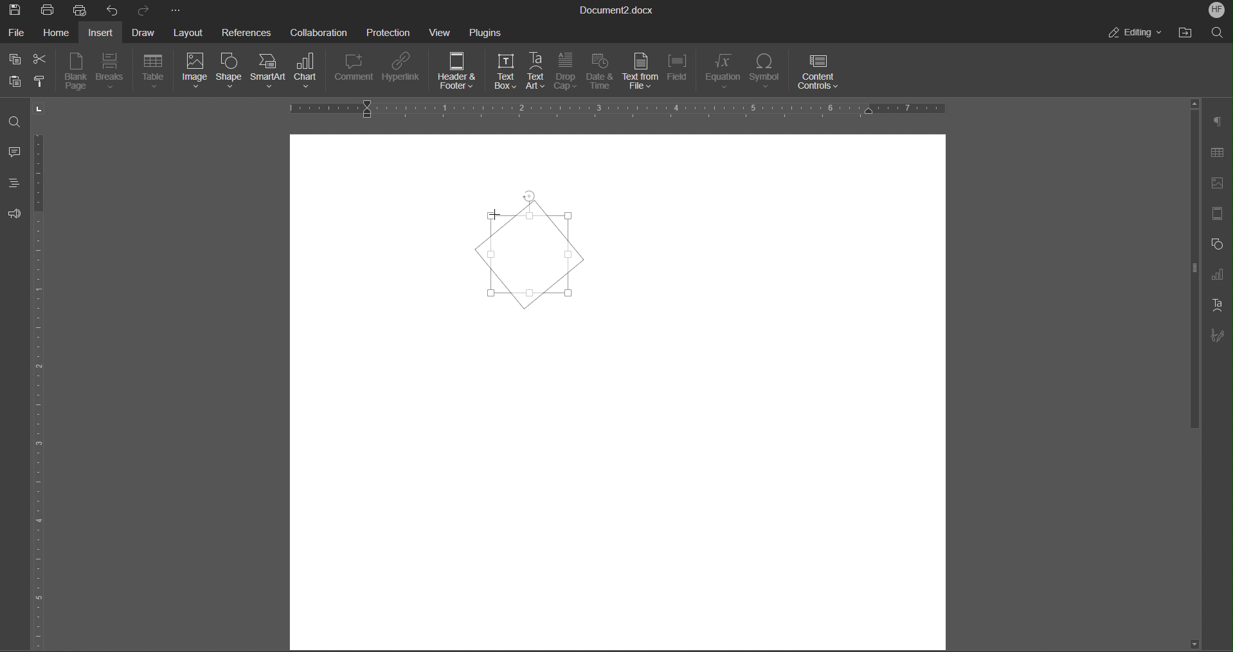 The height and width of the screenshot is (652, 1233). Describe the element at coordinates (1215, 214) in the screenshot. I see `Header/Footer` at that location.